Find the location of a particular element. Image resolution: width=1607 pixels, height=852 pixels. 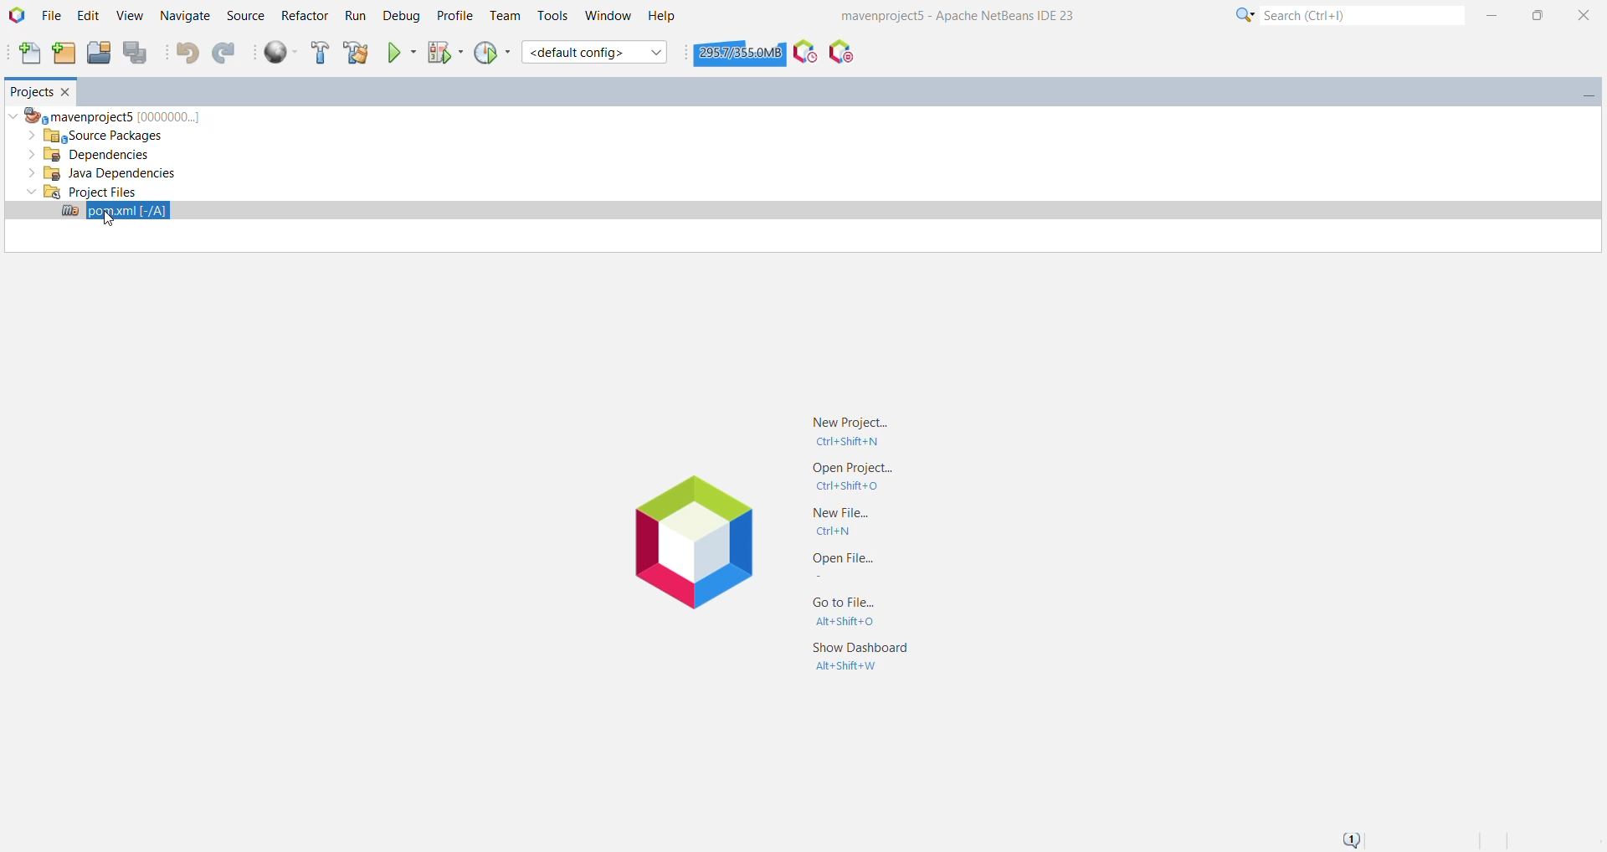

Close is located at coordinates (1584, 14).